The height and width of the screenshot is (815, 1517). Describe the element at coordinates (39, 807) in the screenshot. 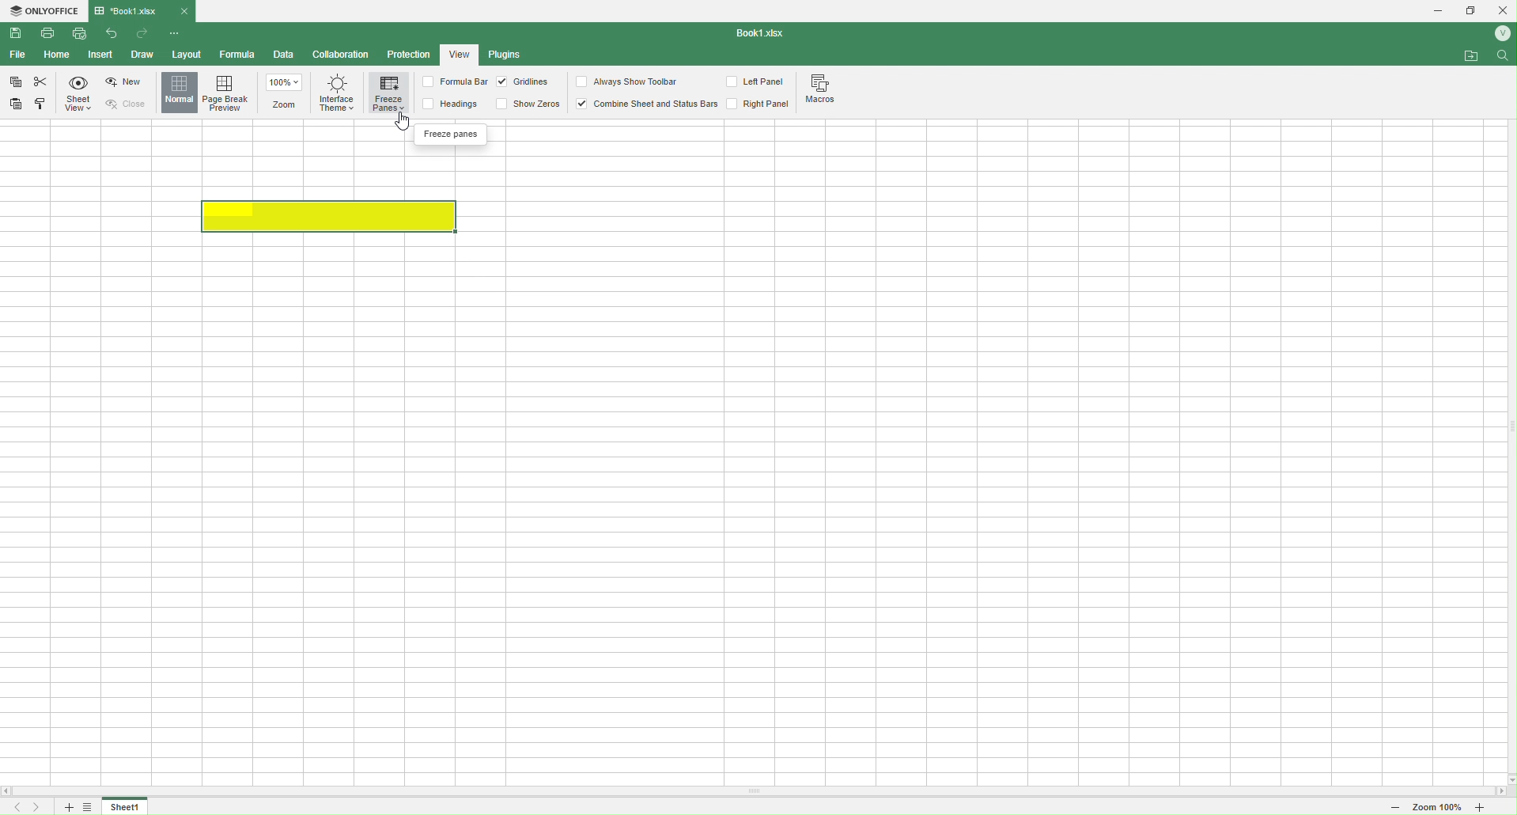

I see `Scroll to the last sheet` at that location.